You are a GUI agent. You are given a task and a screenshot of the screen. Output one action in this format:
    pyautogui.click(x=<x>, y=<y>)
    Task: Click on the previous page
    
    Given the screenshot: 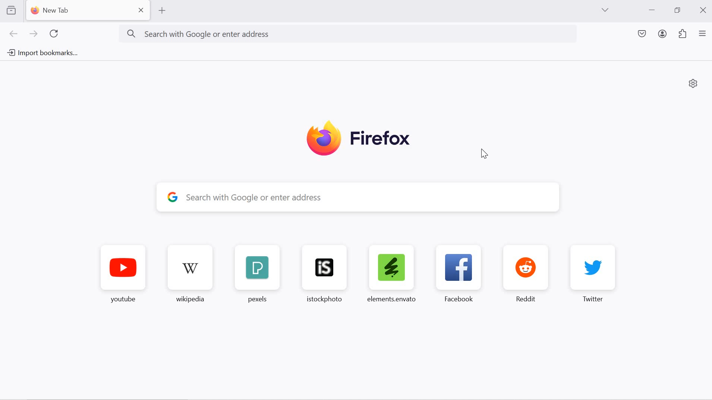 What is the action you would take?
    pyautogui.click(x=15, y=35)
    